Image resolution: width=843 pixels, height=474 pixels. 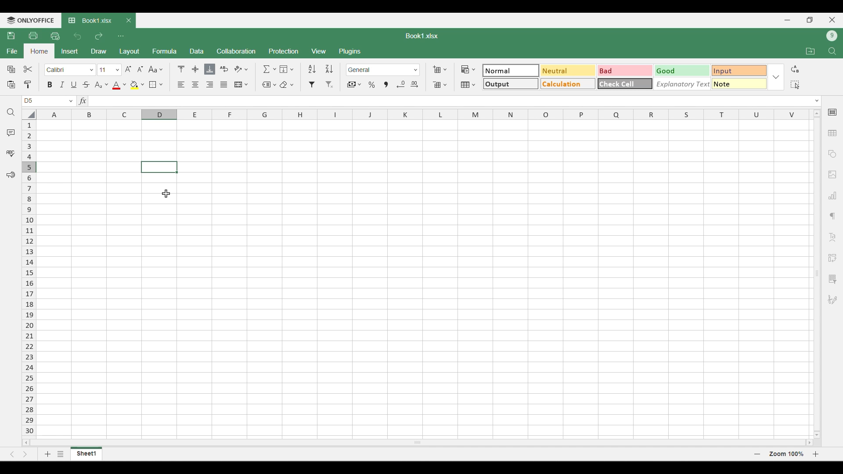 What do you see at coordinates (11, 35) in the screenshot?
I see `Save` at bounding box center [11, 35].